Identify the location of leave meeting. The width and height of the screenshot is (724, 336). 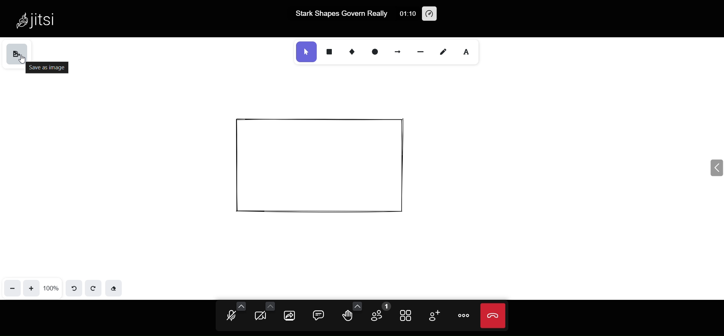
(495, 316).